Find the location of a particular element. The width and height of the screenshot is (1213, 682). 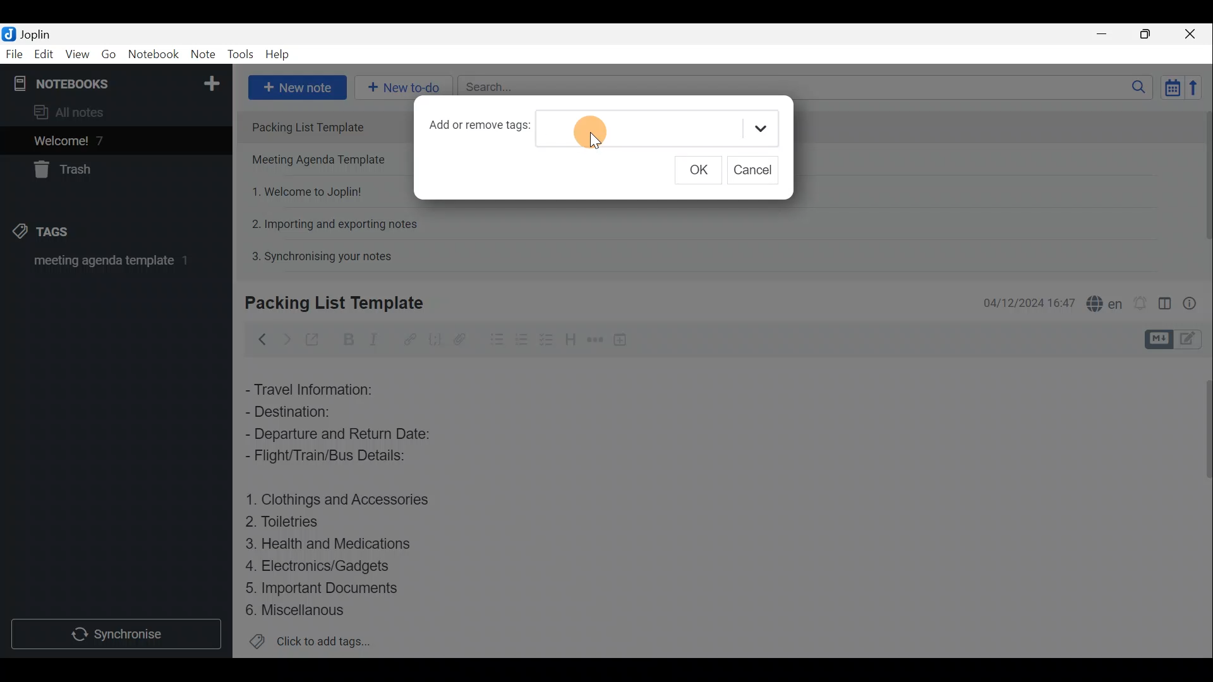

OK is located at coordinates (697, 170).